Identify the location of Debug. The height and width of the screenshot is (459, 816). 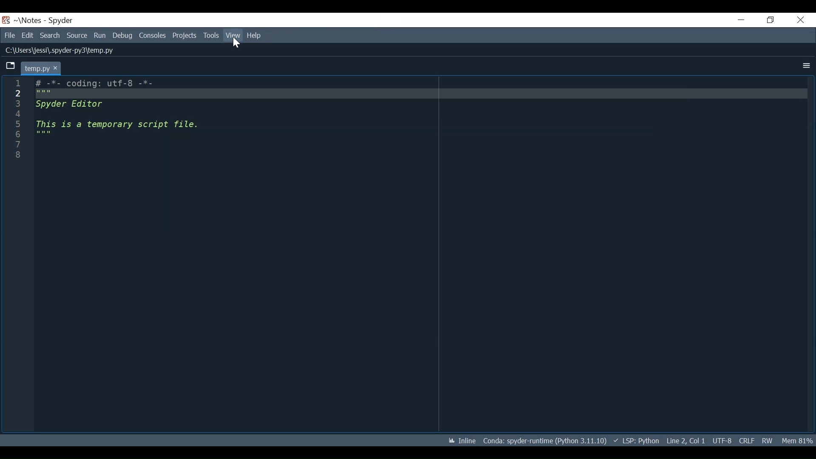
(122, 35).